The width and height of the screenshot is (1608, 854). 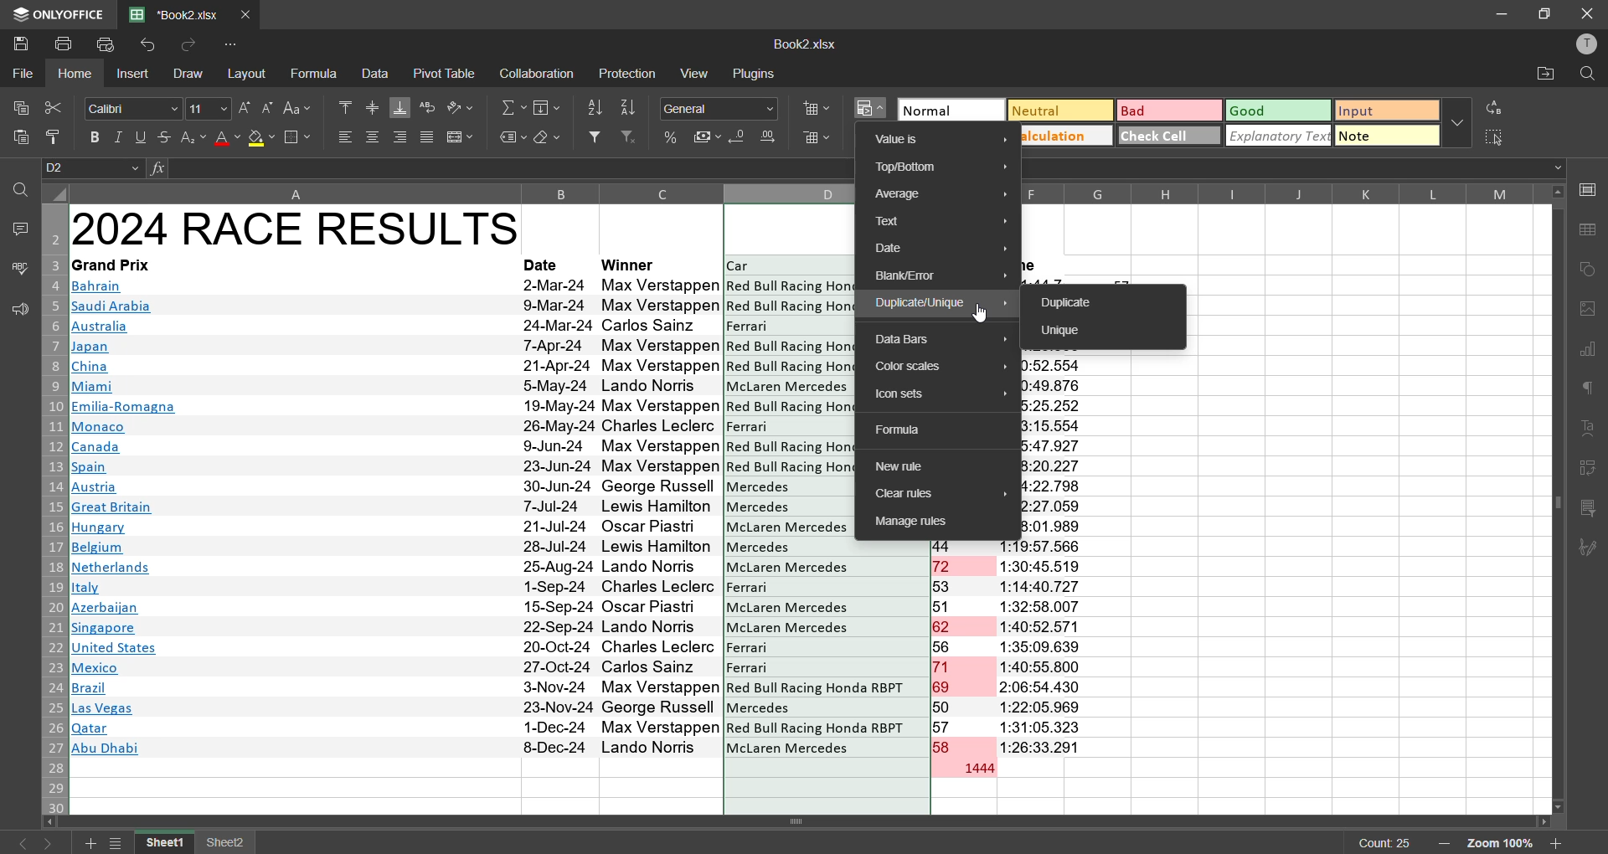 I want to click on sheet  name, so click(x=226, y=844).